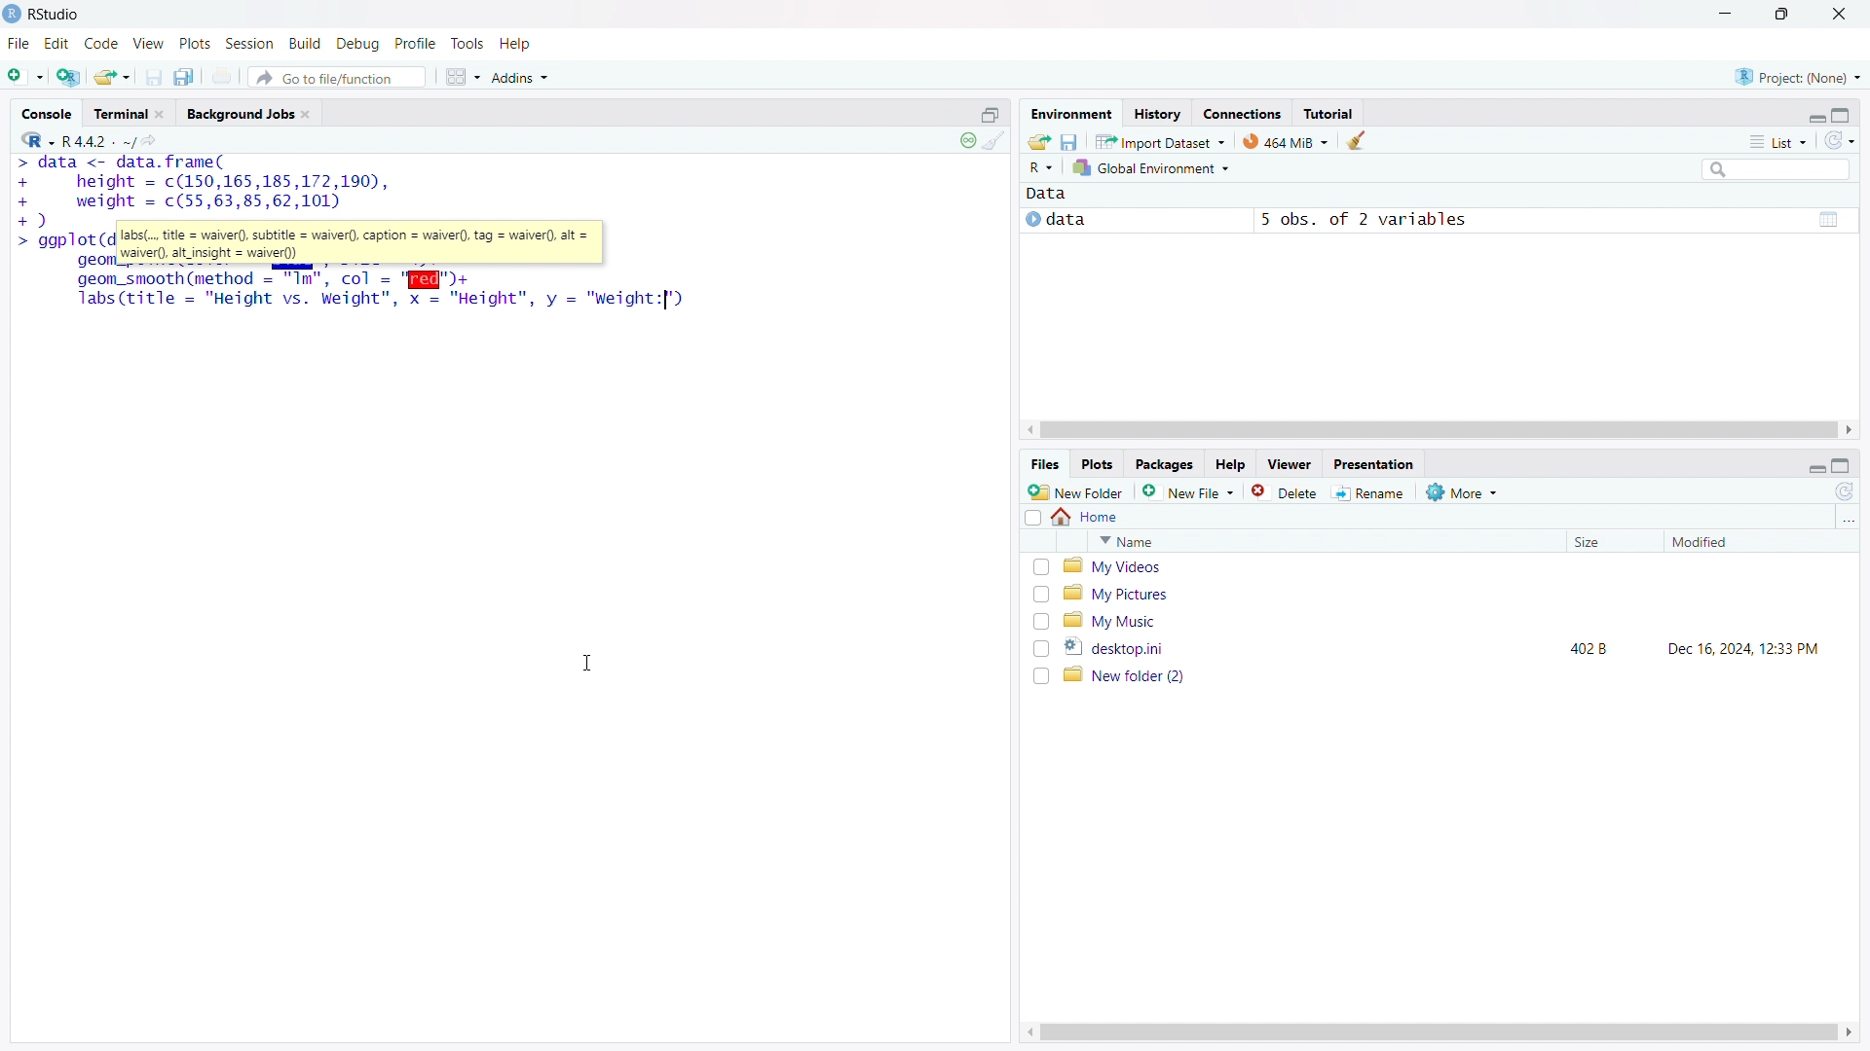 This screenshot has width=1870, height=1051. I want to click on go to file/function, so click(336, 77).